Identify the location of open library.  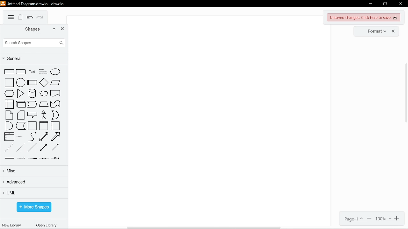
(47, 226).